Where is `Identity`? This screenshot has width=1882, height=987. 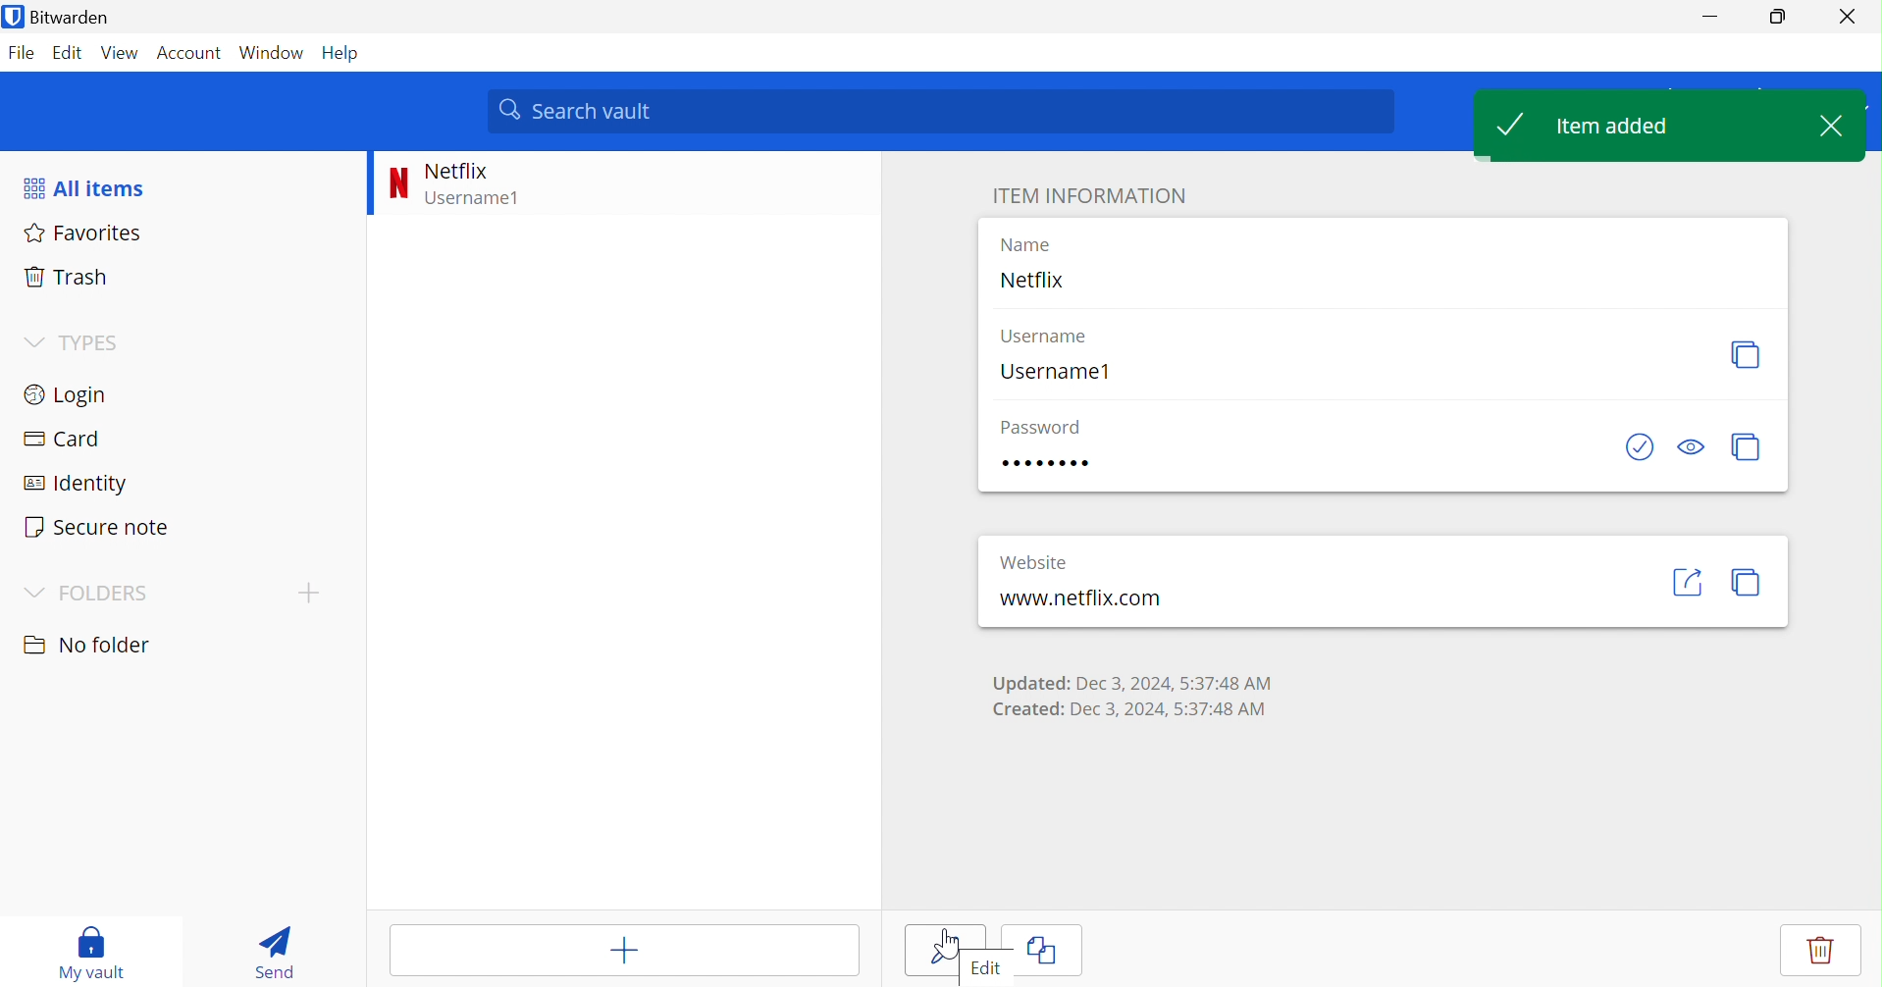
Identity is located at coordinates (71, 482).